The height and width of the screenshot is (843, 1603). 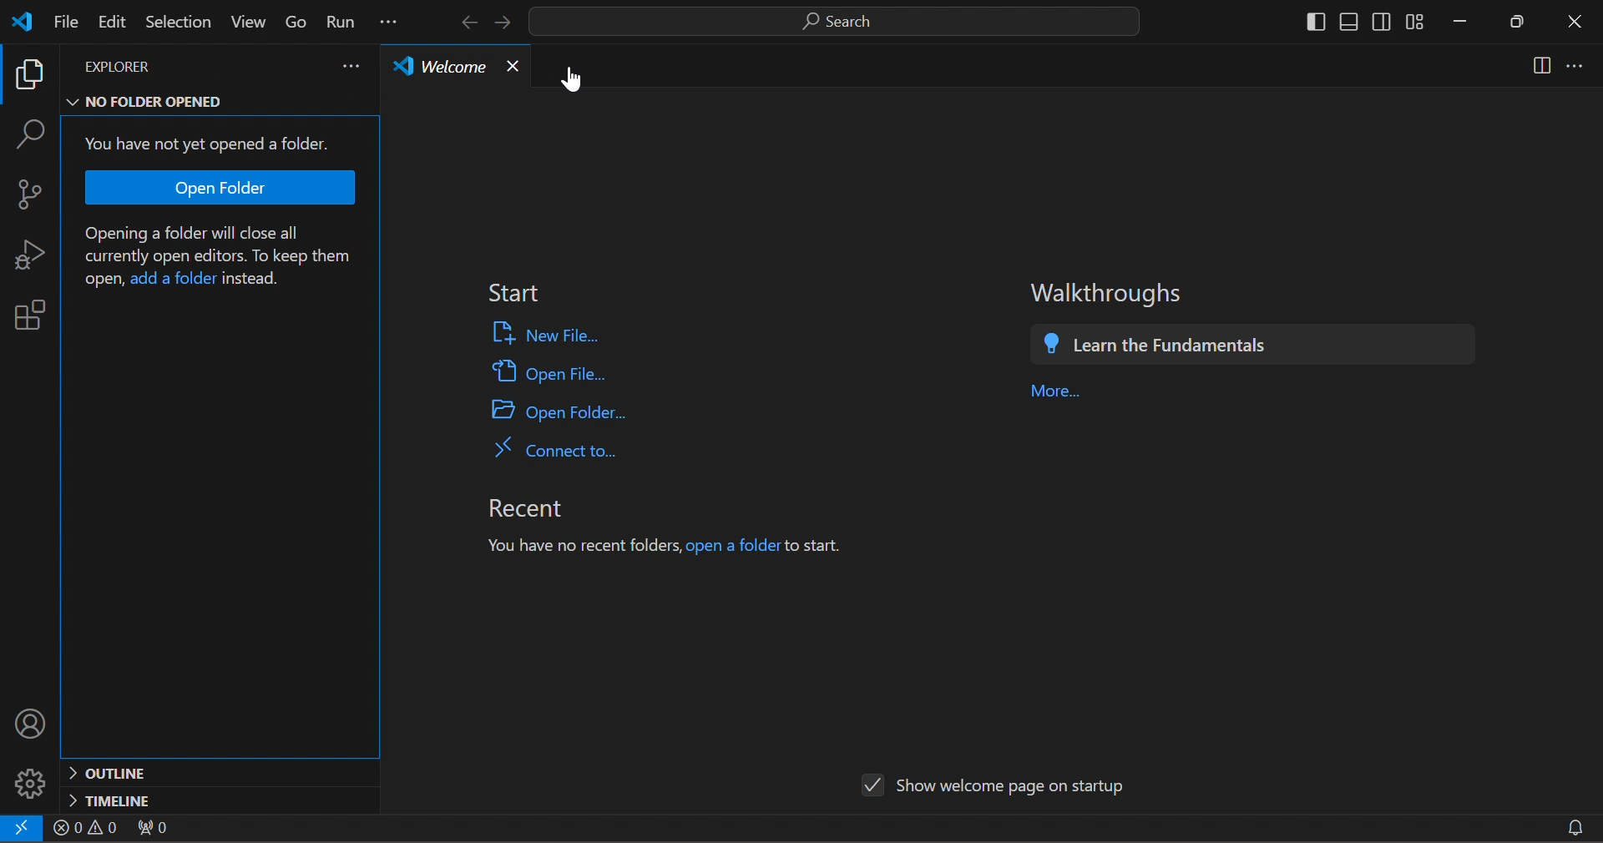 What do you see at coordinates (569, 450) in the screenshot?
I see `connect to` at bounding box center [569, 450].